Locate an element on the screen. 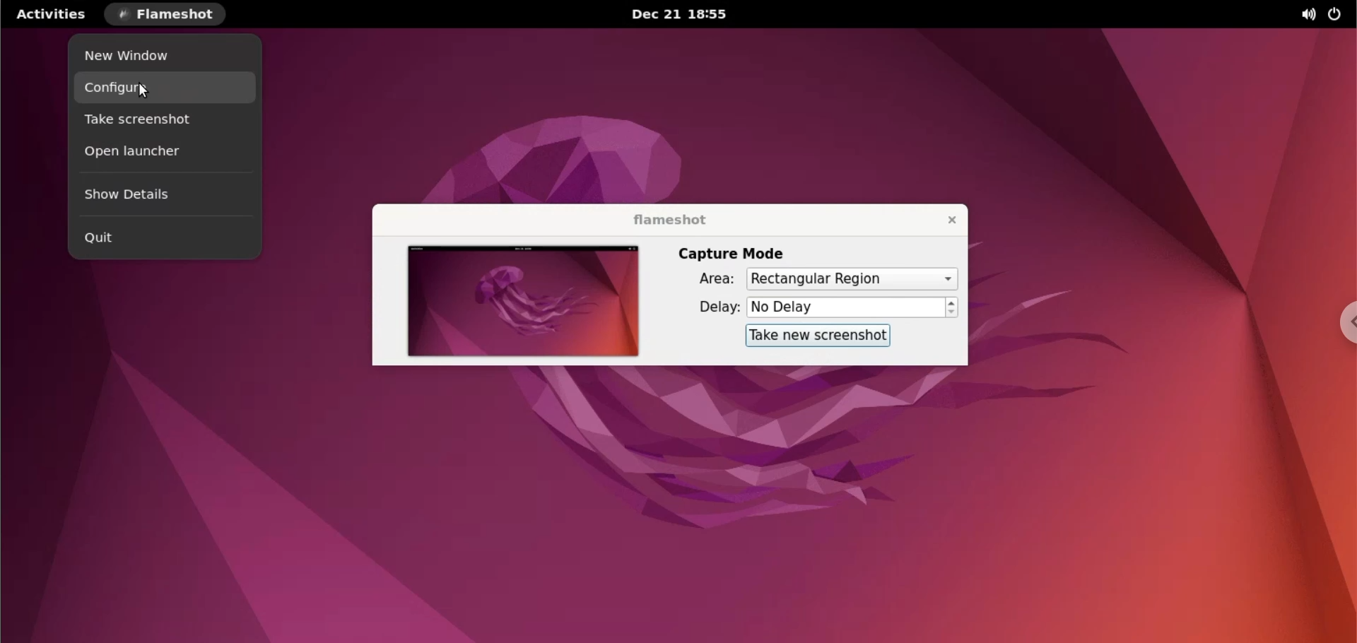 Image resolution: width=1357 pixels, height=643 pixels. No Delay is located at coordinates (845, 308).